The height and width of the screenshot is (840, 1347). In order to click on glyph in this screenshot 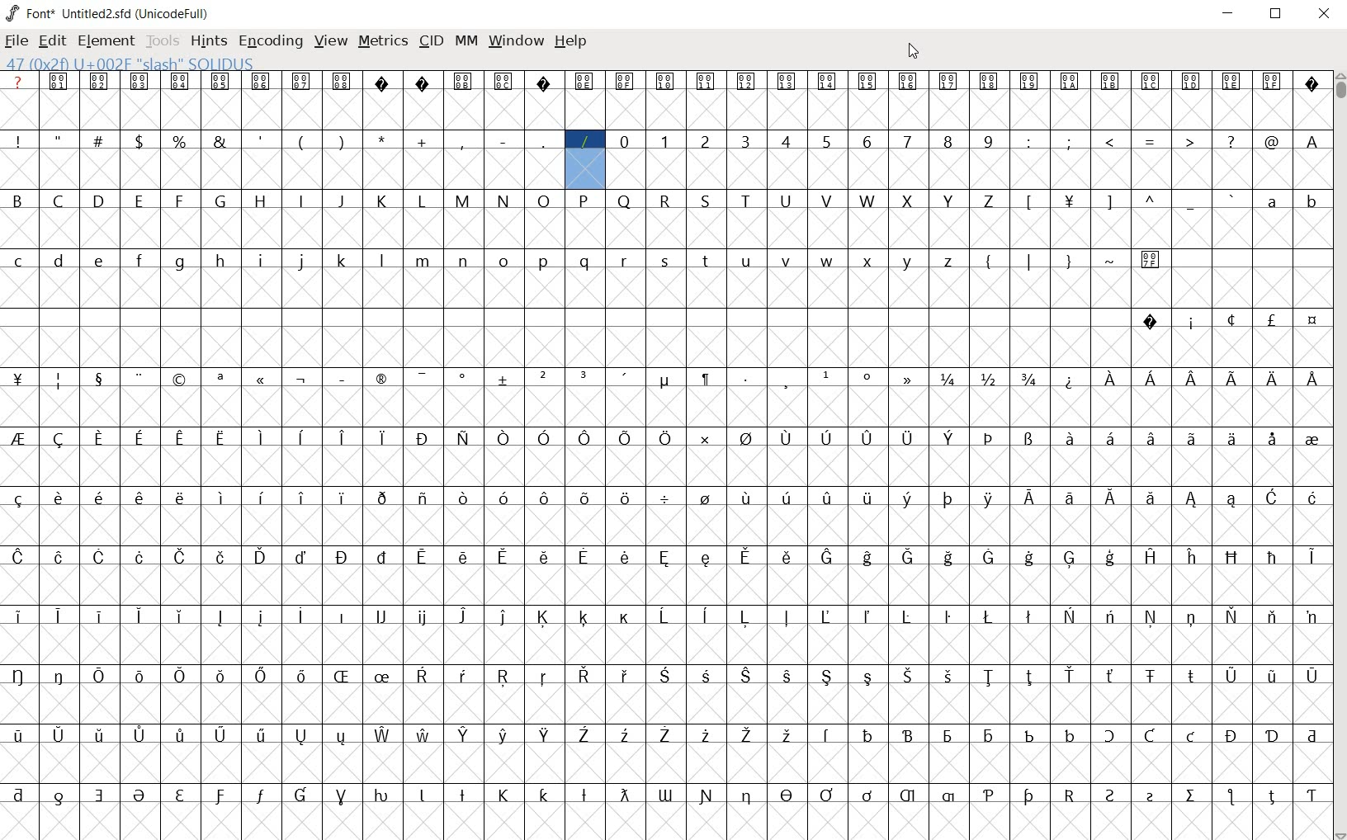, I will do `click(787, 382)`.